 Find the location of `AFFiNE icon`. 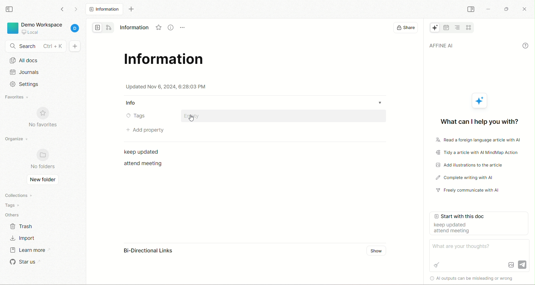

AFFiNE icon is located at coordinates (481, 101).